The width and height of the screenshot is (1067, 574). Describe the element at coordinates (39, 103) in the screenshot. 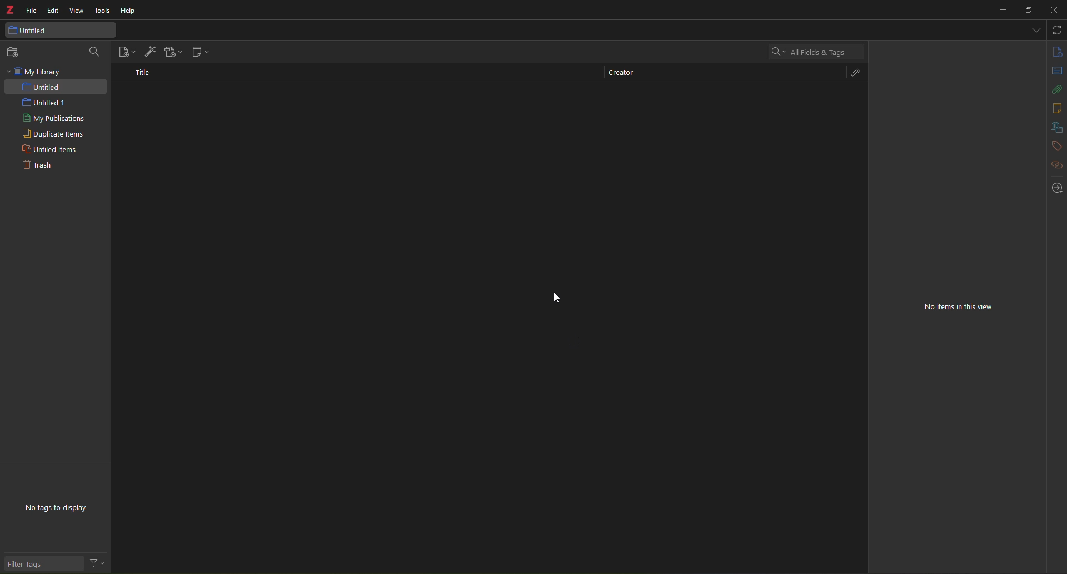

I see `untitled 1` at that location.